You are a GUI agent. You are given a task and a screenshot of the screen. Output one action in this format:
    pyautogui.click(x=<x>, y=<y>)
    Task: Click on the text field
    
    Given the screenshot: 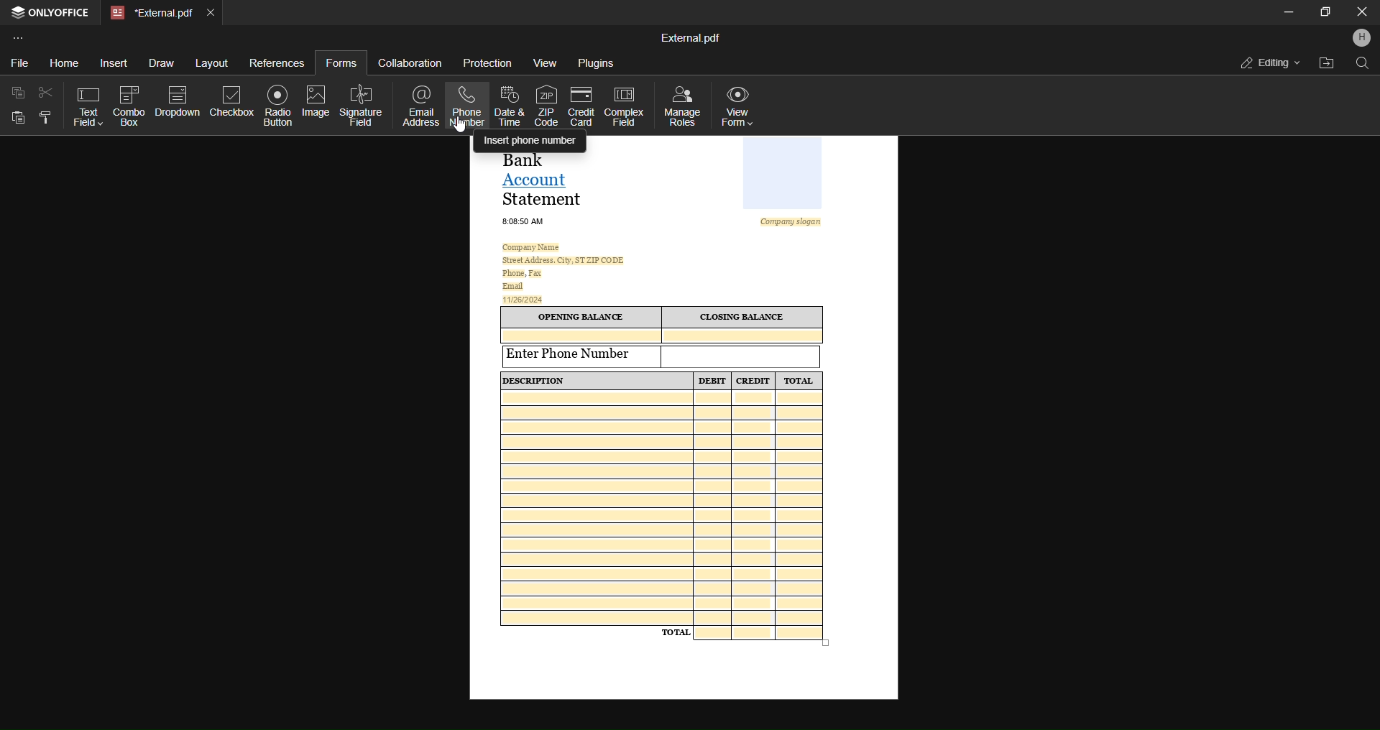 What is the action you would take?
    pyautogui.click(x=83, y=105)
    